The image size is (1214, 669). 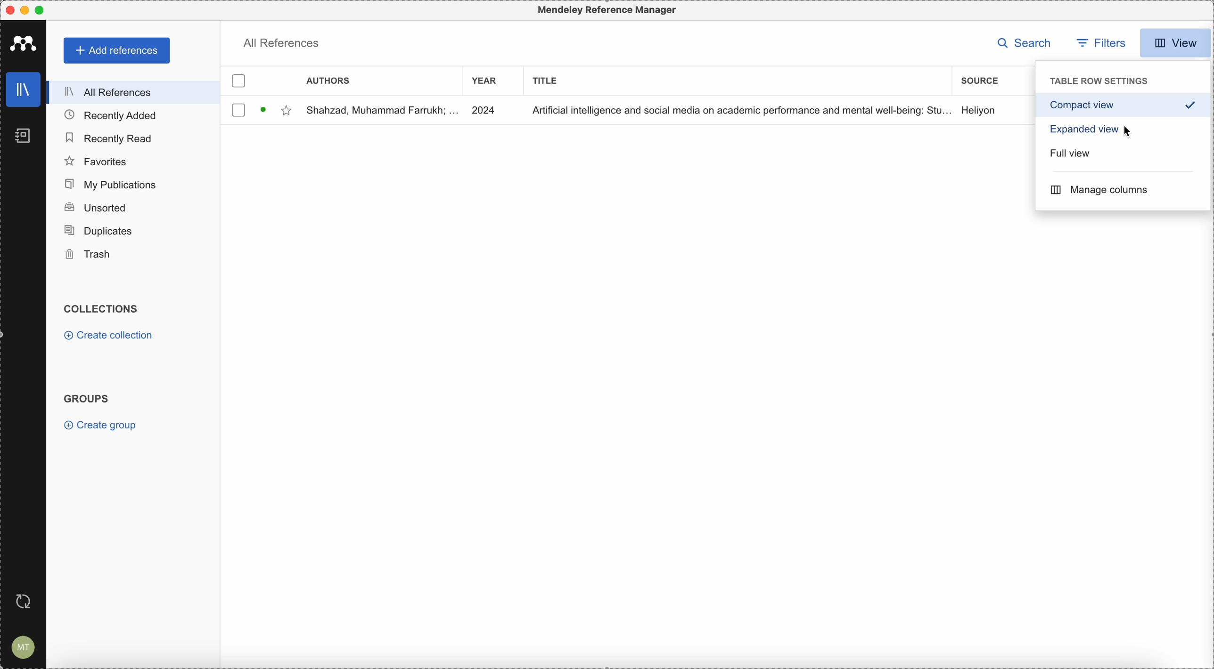 What do you see at coordinates (1176, 41) in the screenshot?
I see `view` at bounding box center [1176, 41].